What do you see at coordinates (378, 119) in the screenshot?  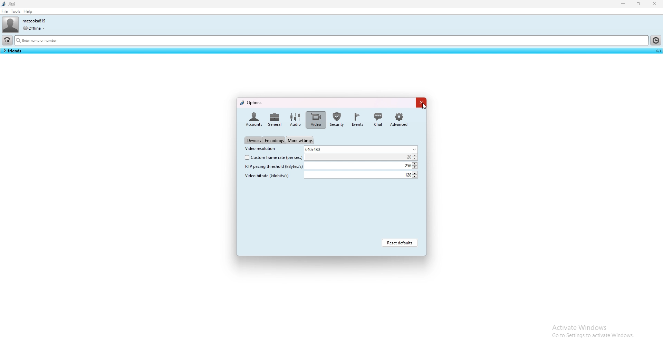 I see `chat` at bounding box center [378, 119].